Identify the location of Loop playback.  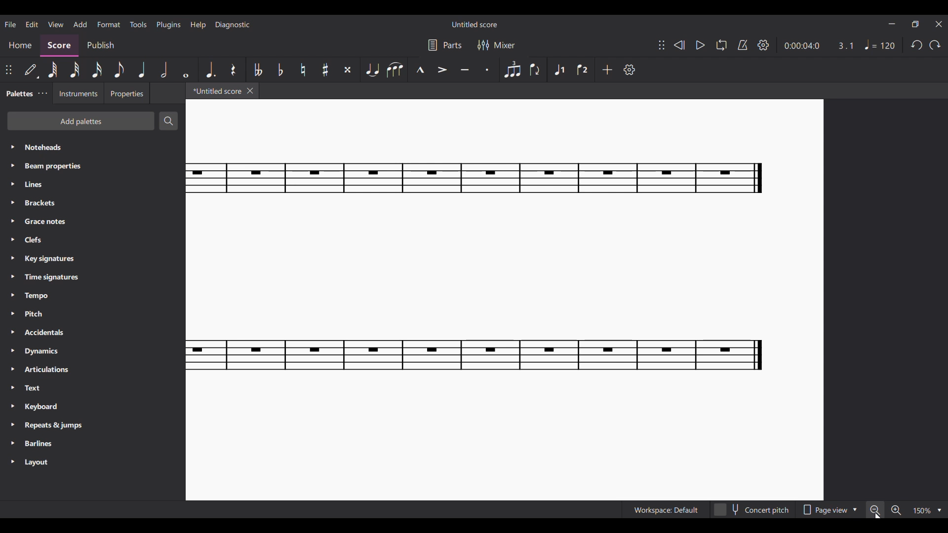
(722, 45).